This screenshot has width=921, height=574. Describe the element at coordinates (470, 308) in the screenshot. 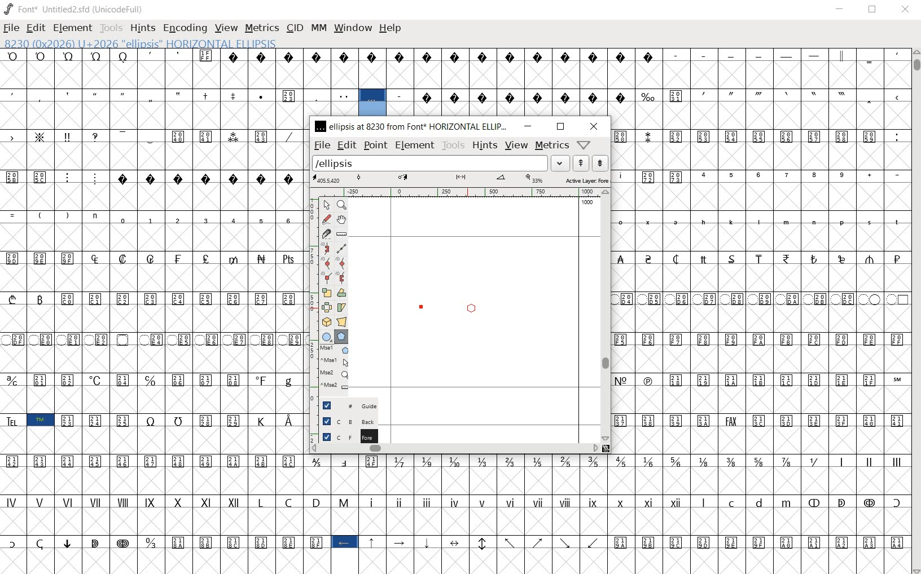

I see `polygon or star/CURSOR LOCATION` at that location.